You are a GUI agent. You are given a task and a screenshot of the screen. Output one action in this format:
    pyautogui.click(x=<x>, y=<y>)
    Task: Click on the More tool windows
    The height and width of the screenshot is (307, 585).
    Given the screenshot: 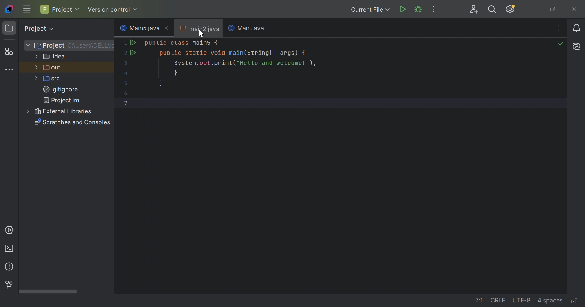 What is the action you would take?
    pyautogui.click(x=10, y=69)
    